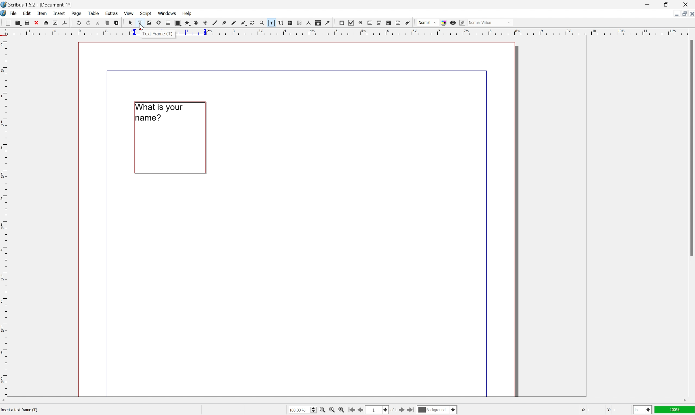 The width and height of the screenshot is (695, 415). I want to click on page, so click(77, 13).